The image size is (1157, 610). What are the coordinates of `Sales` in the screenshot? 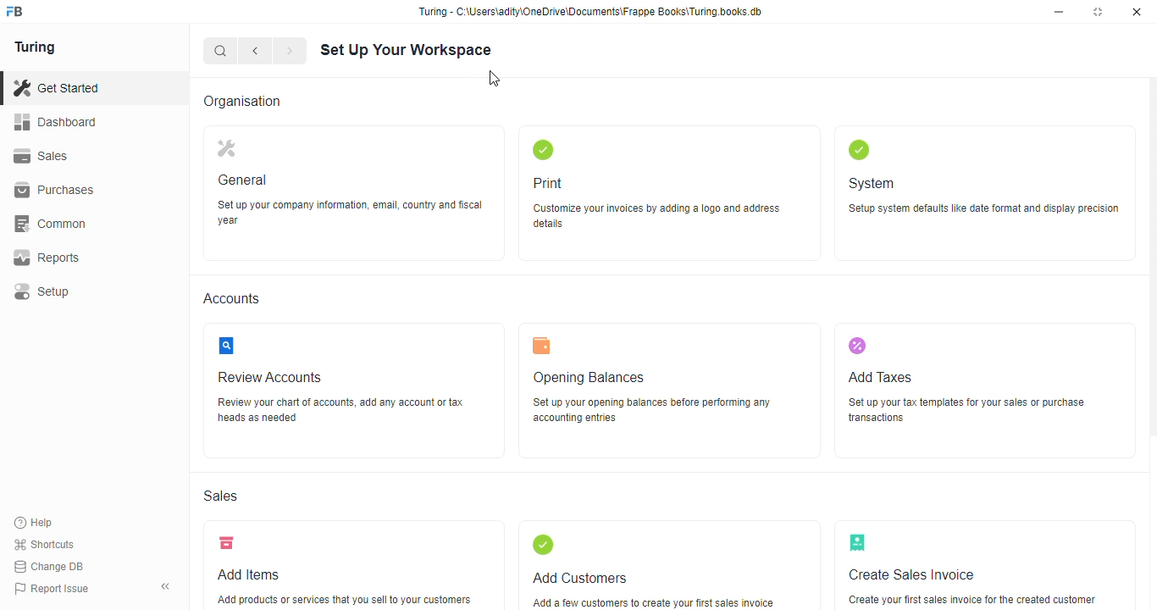 It's located at (226, 495).